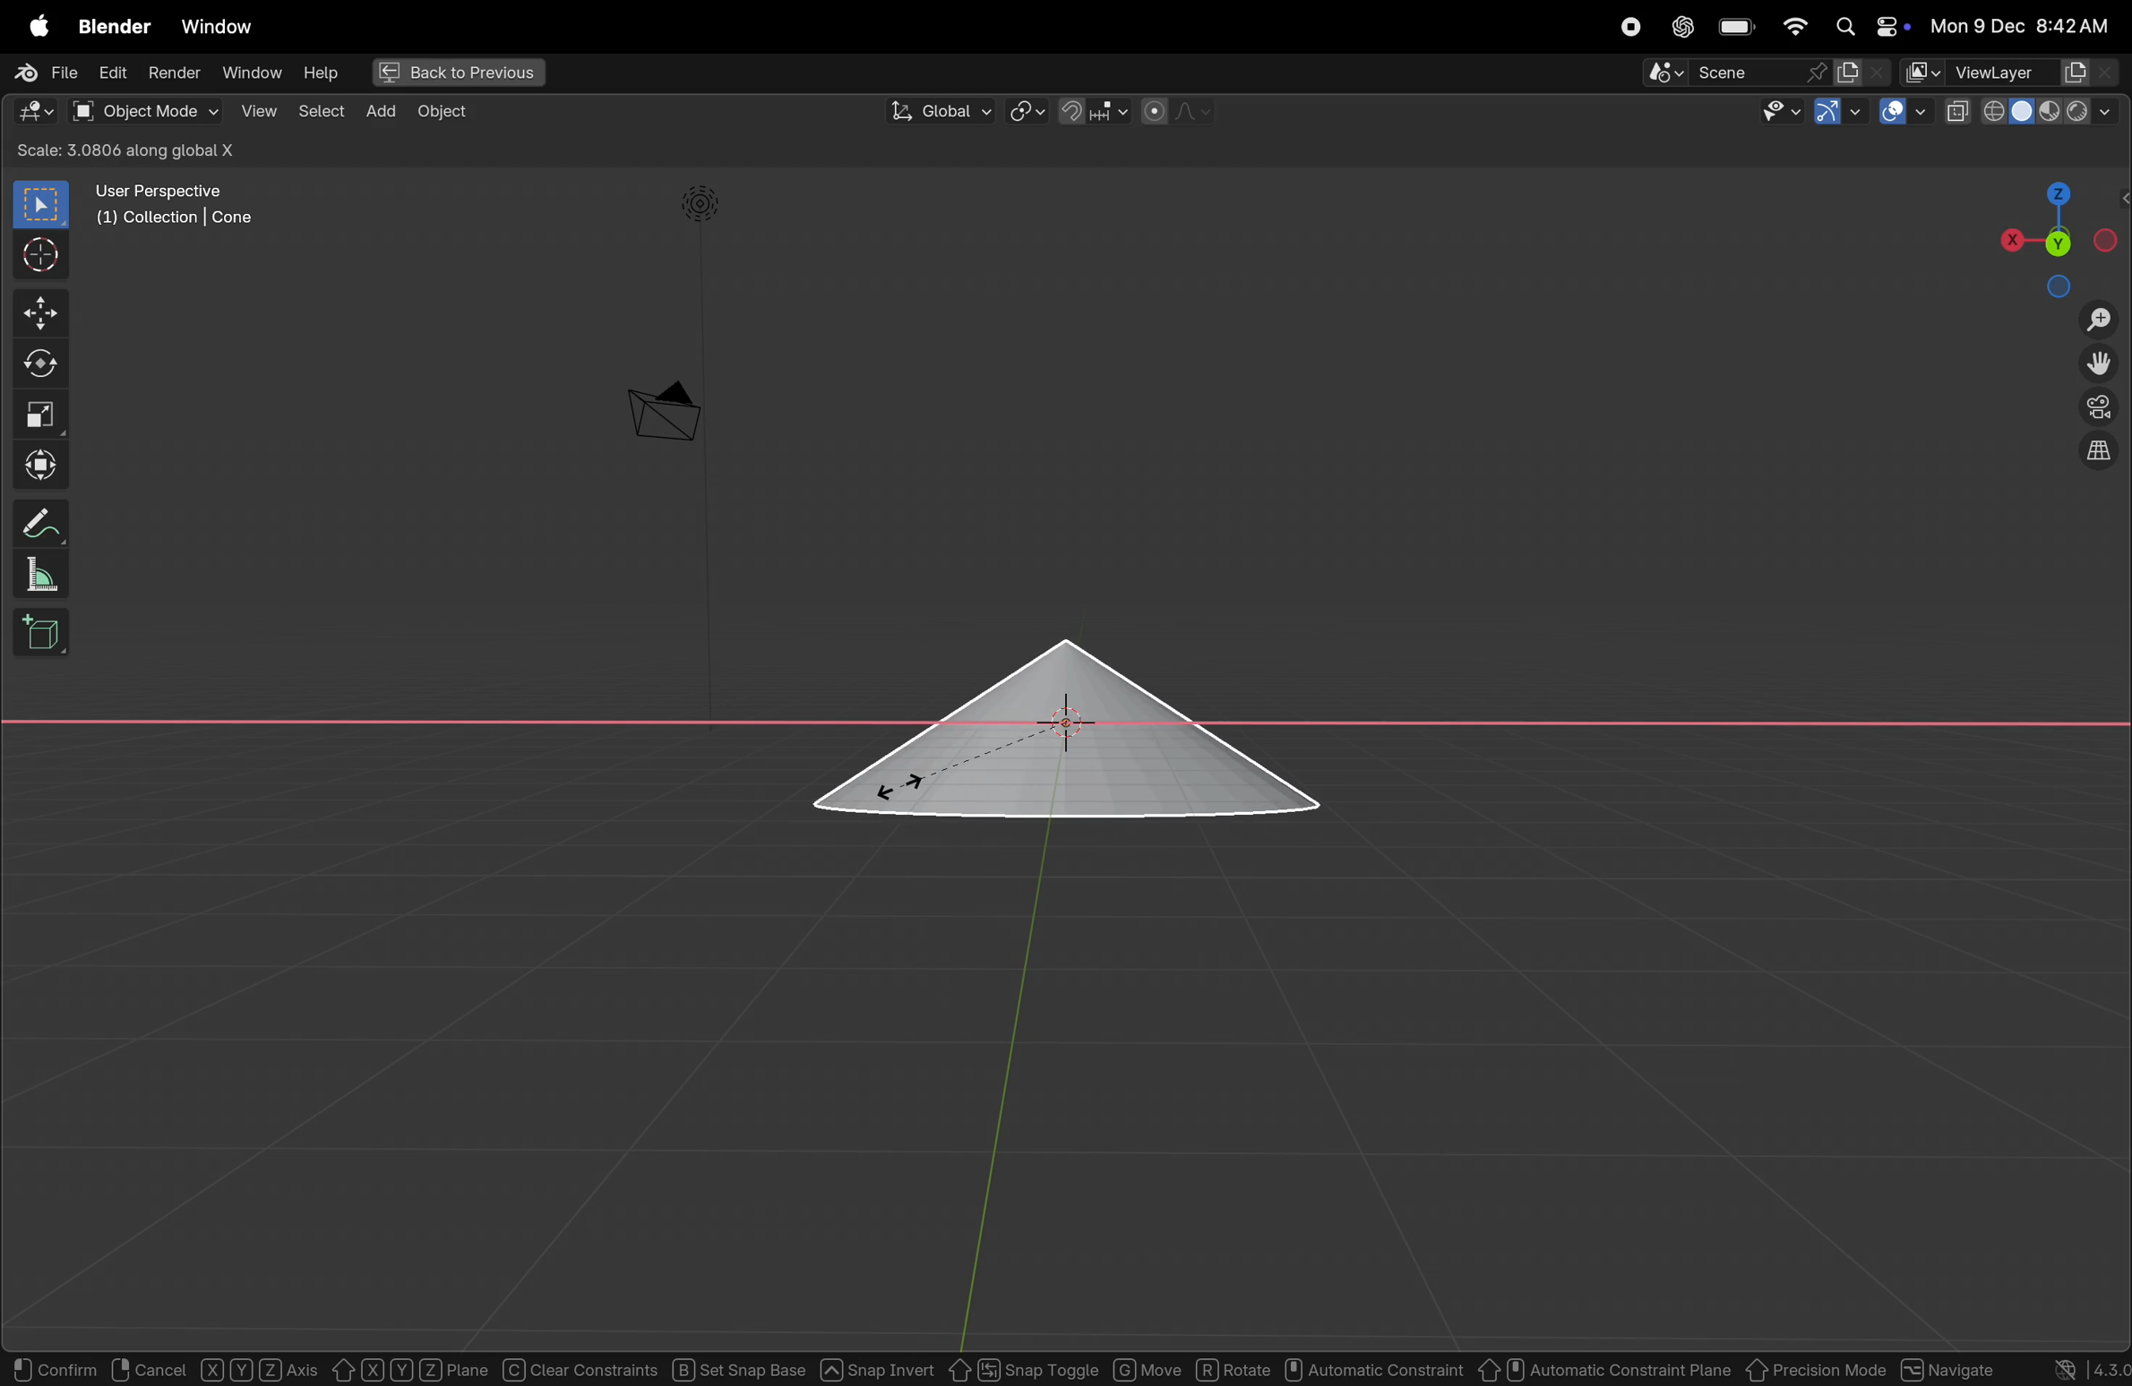 Image resolution: width=2132 pixels, height=1386 pixels. Describe the element at coordinates (1817, 1370) in the screenshot. I see `Previous mode` at that location.